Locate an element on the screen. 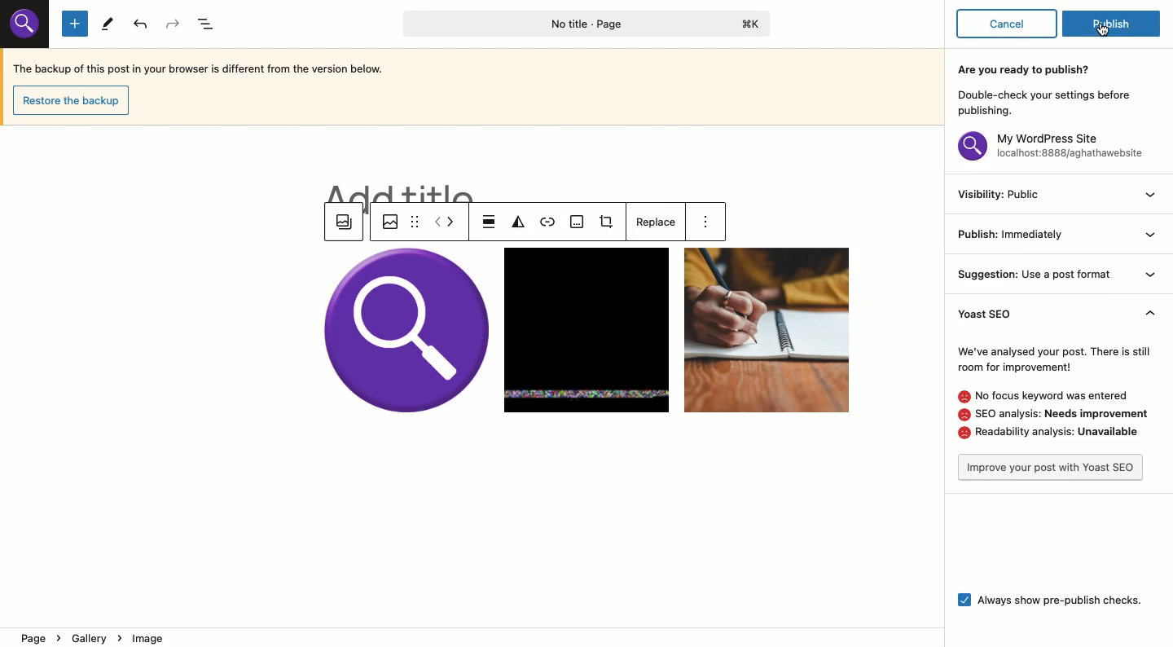 The height and width of the screenshot is (647, 1173). Undo is located at coordinates (142, 25).